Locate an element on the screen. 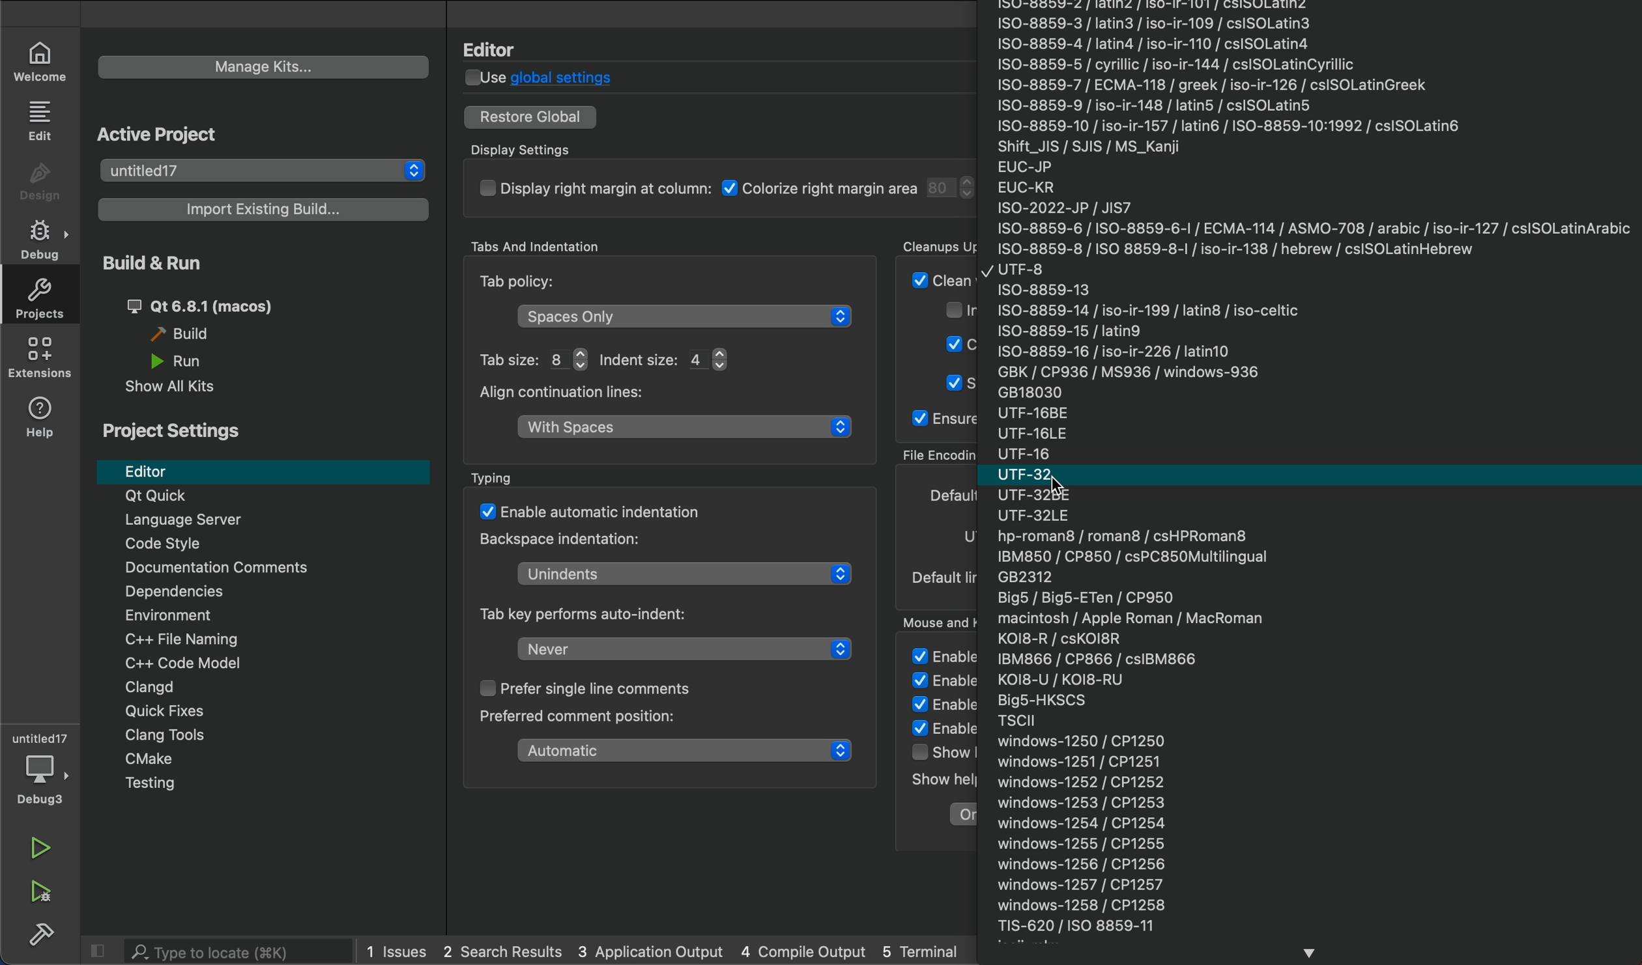 This screenshot has width=1642, height=965. Project Settings is located at coordinates (184, 434).